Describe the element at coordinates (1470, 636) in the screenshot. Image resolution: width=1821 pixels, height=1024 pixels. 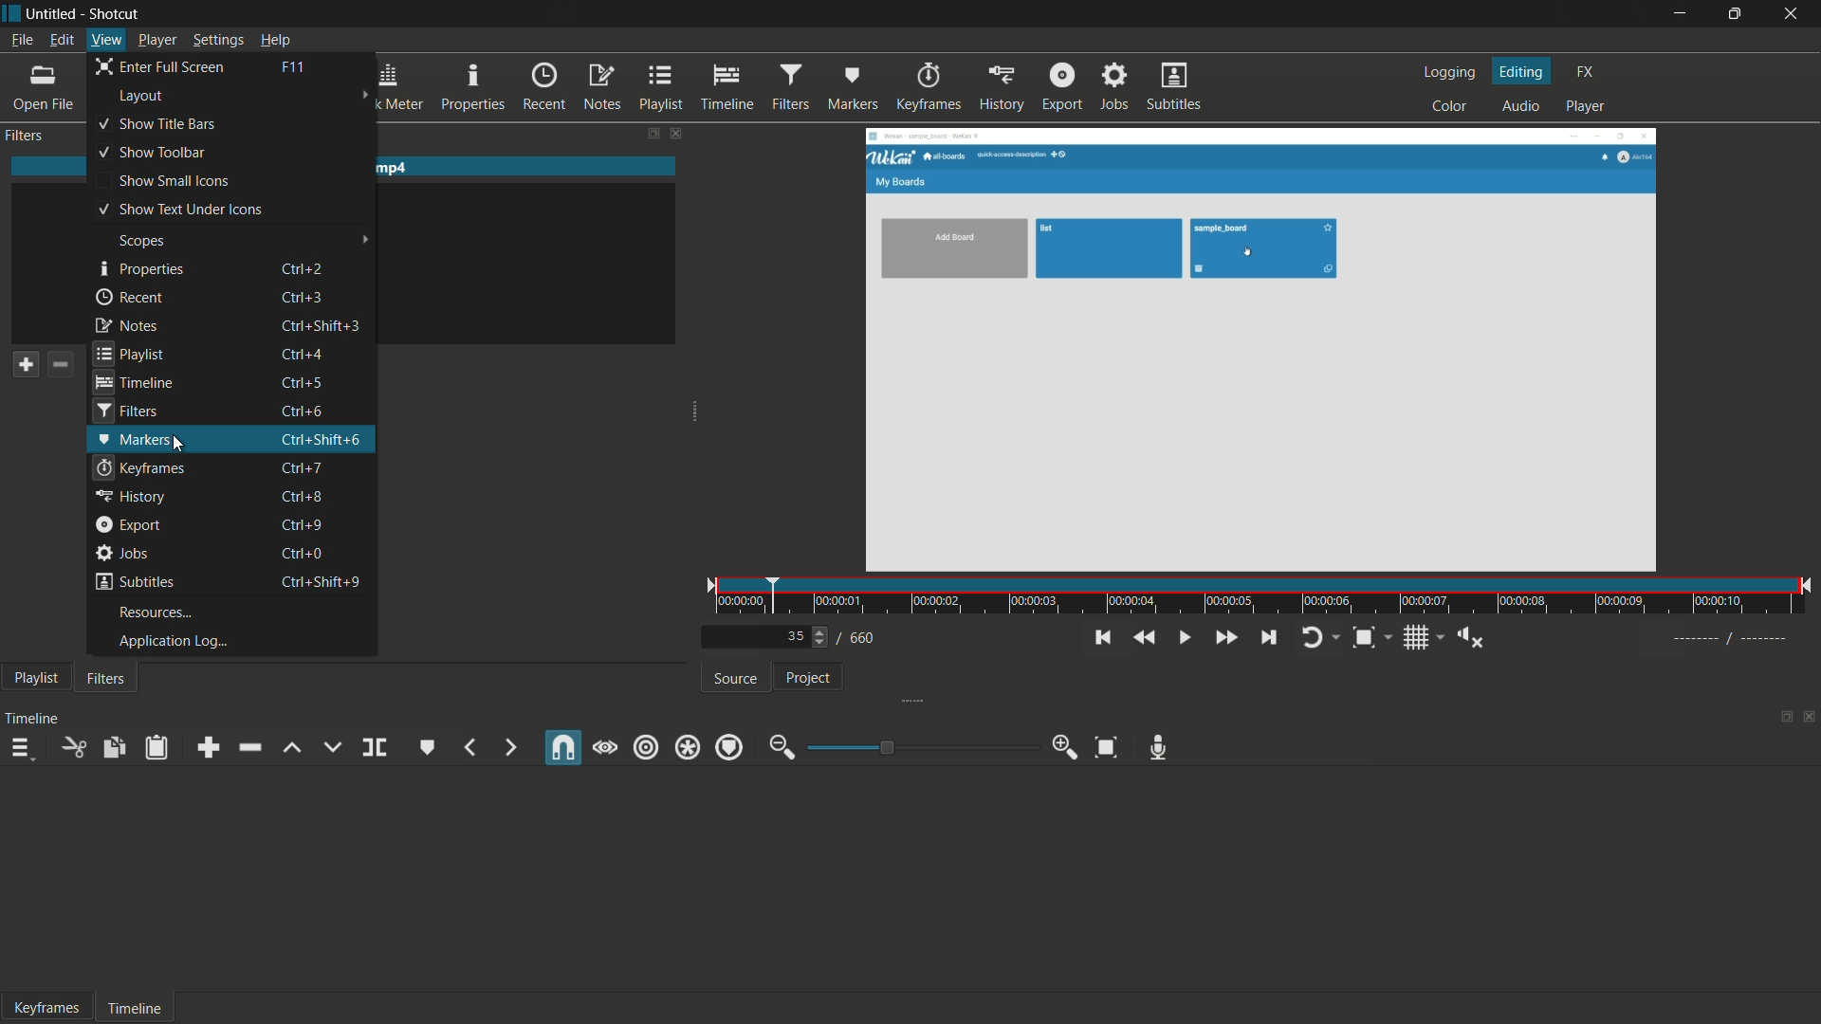
I see `show volume control` at that location.